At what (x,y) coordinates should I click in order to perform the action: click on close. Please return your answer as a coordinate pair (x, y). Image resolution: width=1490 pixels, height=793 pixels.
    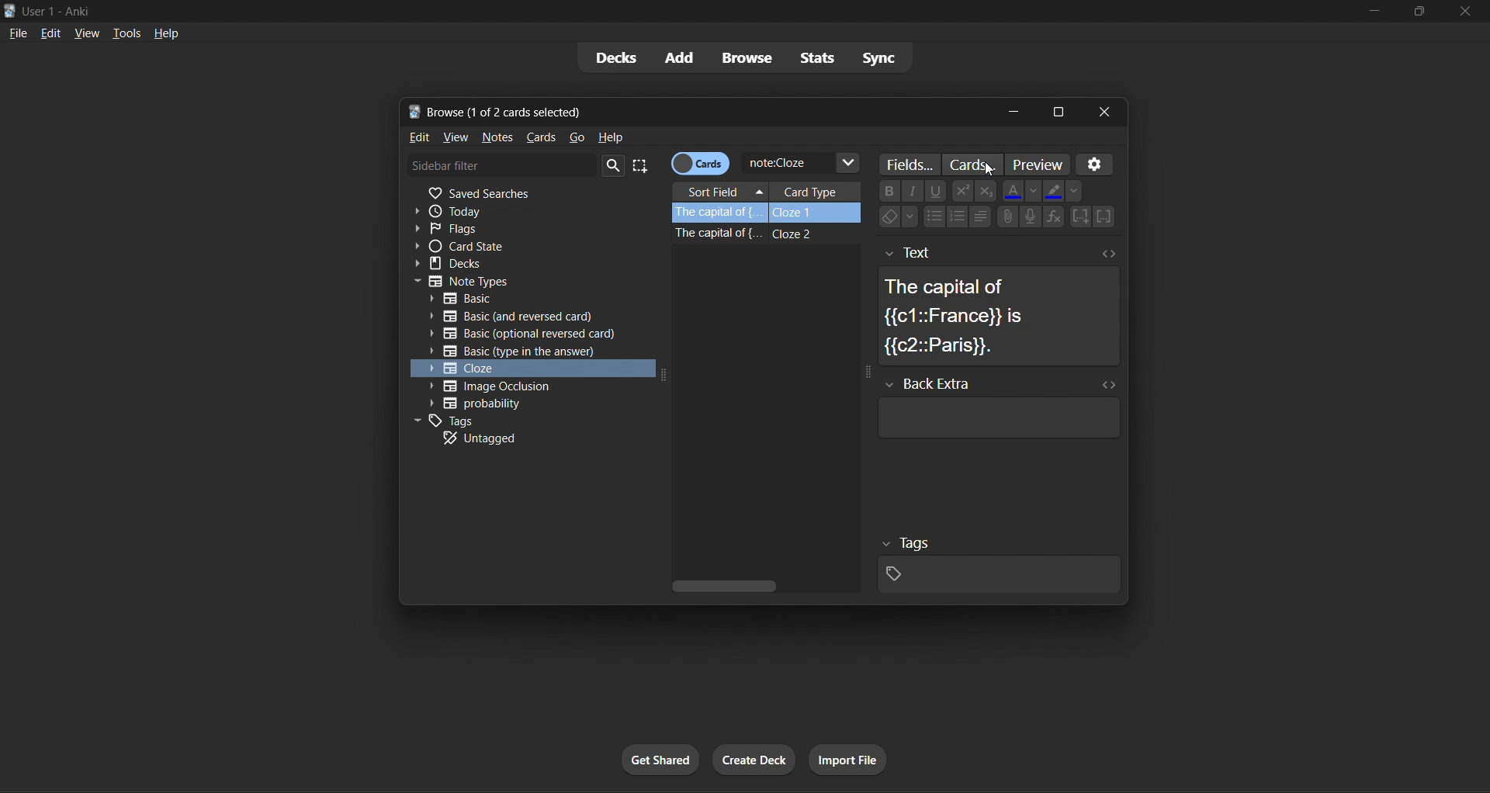
    Looking at the image, I should click on (1464, 10).